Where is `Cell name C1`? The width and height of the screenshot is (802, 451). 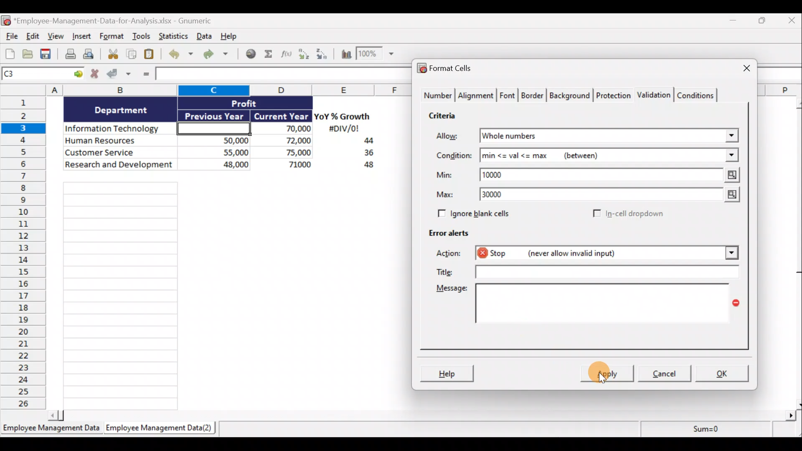 Cell name C1 is located at coordinates (35, 75).